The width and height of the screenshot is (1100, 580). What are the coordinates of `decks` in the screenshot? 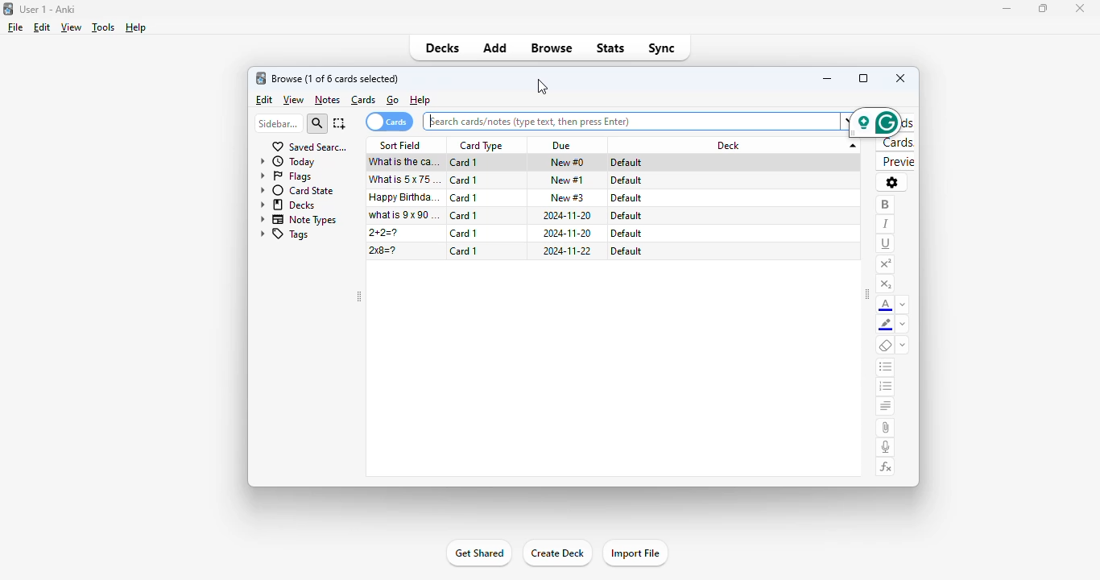 It's located at (288, 205).